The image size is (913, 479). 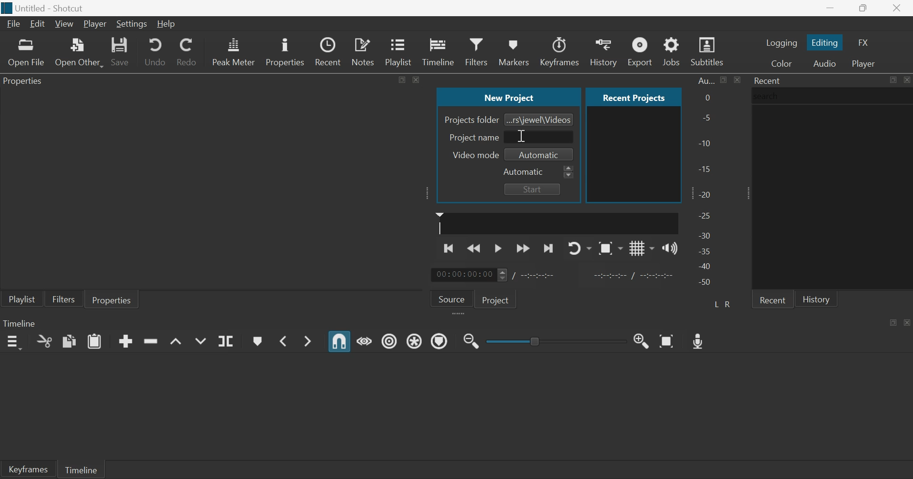 What do you see at coordinates (416, 340) in the screenshot?
I see `Ripple all tracks` at bounding box center [416, 340].